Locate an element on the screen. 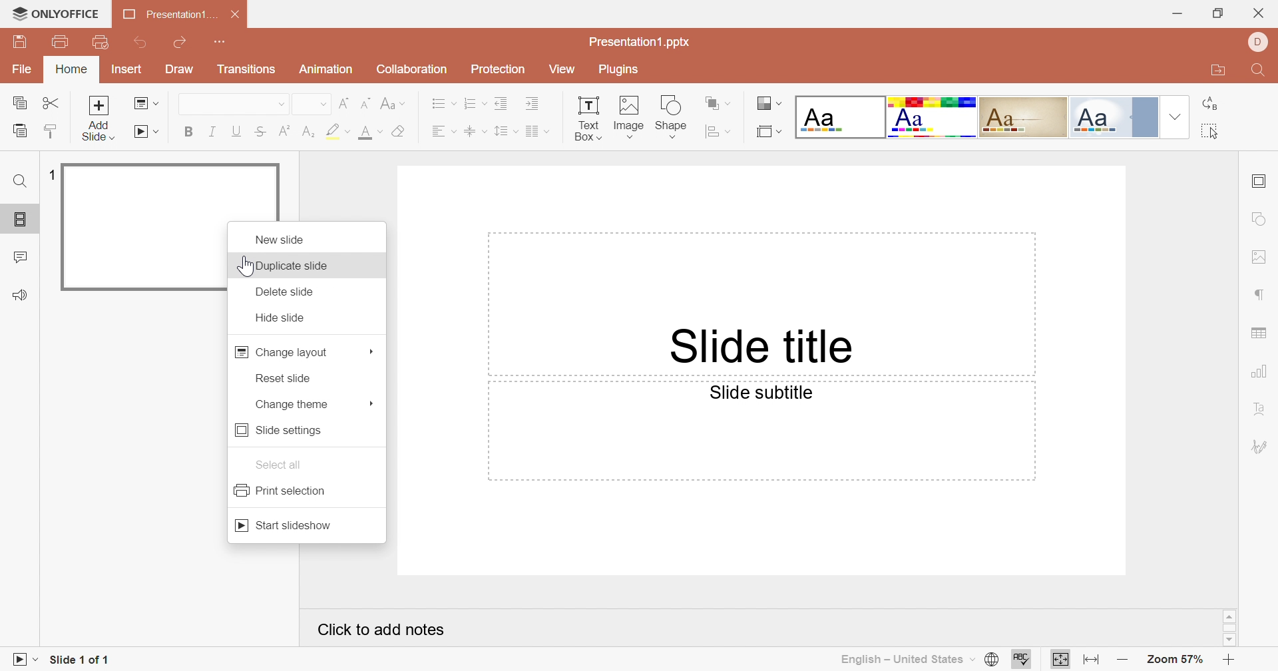  Drop Down is located at coordinates (347, 130).